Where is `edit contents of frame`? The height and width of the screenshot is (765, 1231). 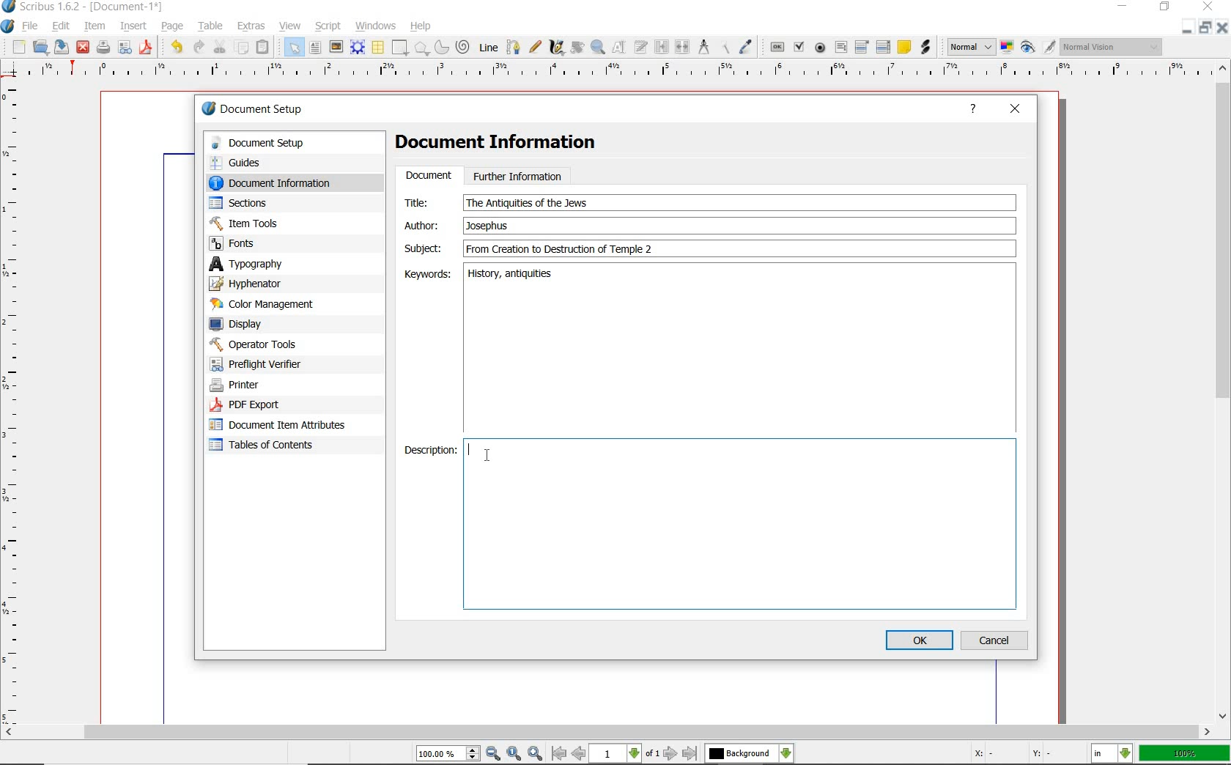 edit contents of frame is located at coordinates (621, 48).